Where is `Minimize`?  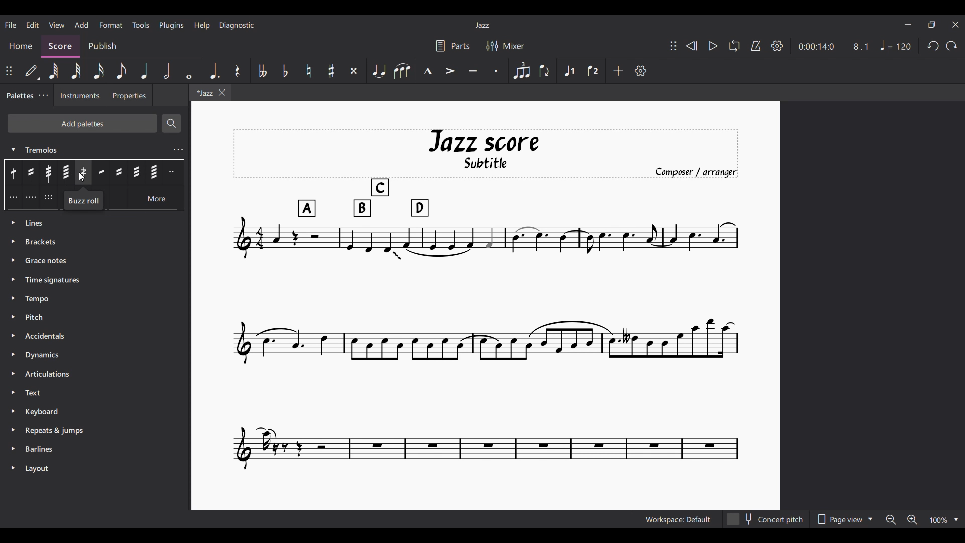
Minimize is located at coordinates (908, 24).